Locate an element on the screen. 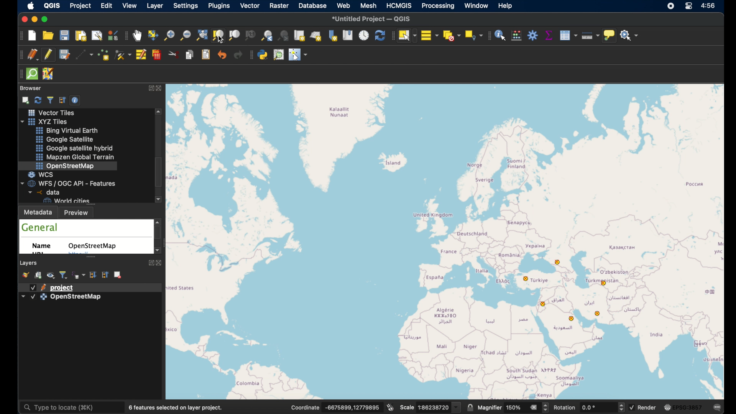 This screenshot has height=414, width=736.  is located at coordinates (80, 5).